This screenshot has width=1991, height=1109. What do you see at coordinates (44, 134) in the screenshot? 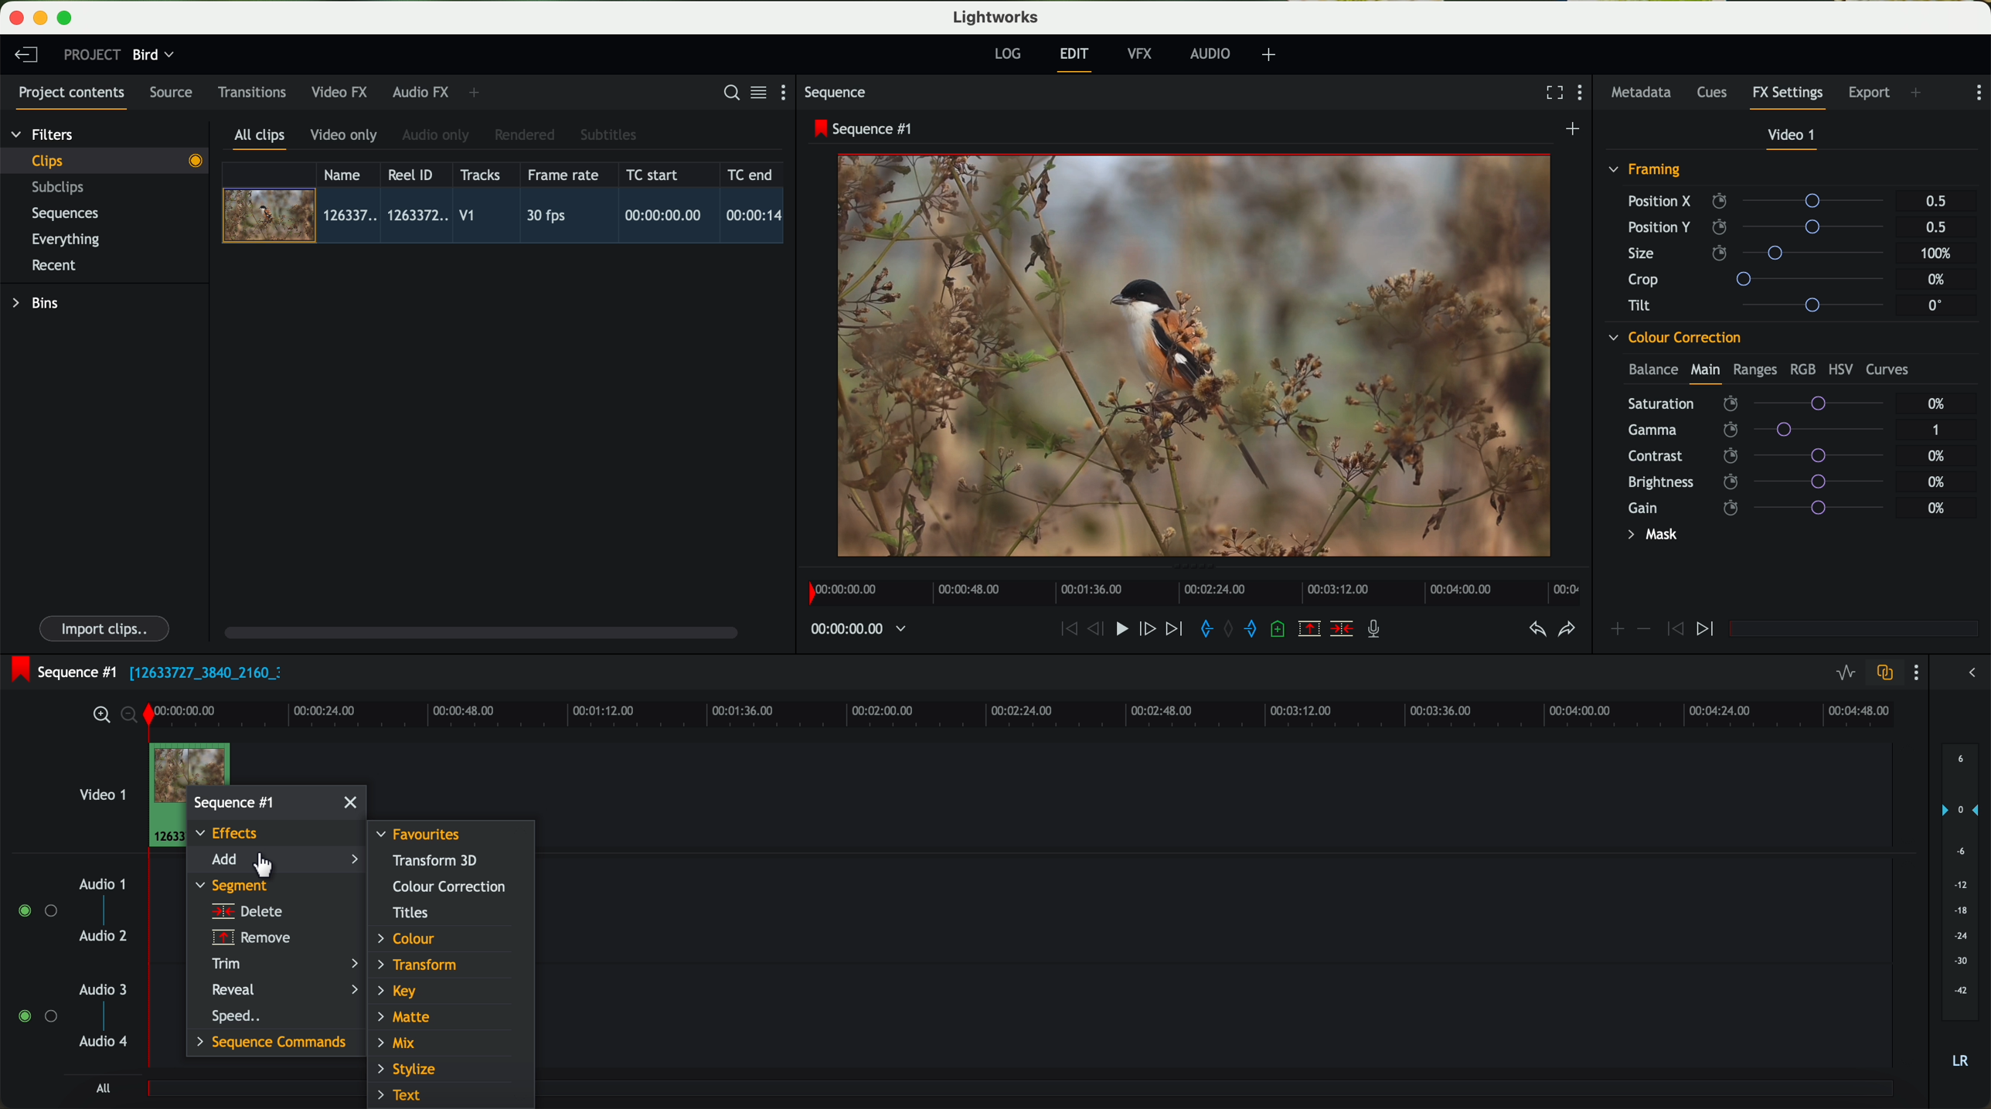
I see `filters` at bounding box center [44, 134].